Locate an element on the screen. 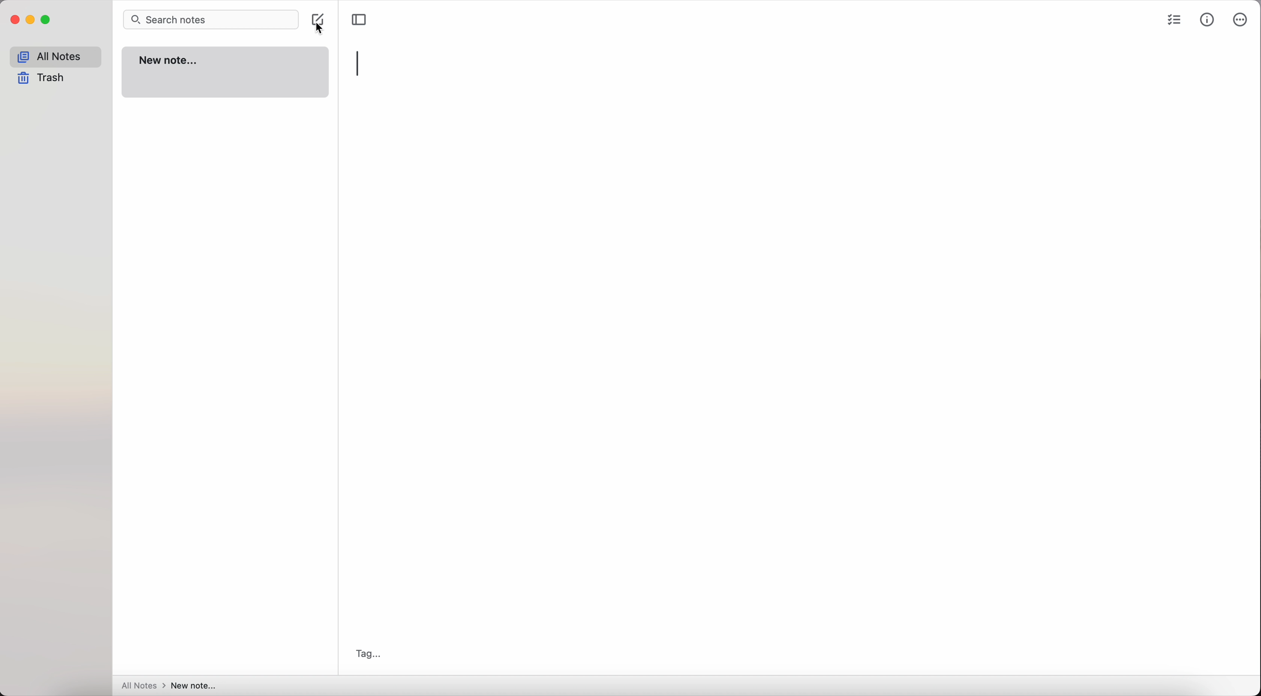  close is located at coordinates (14, 21).